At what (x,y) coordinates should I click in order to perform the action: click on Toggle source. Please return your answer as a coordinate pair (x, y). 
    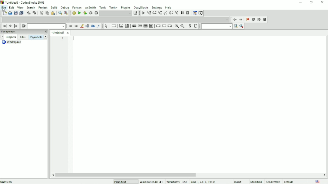
    Looking at the image, I should click on (189, 26).